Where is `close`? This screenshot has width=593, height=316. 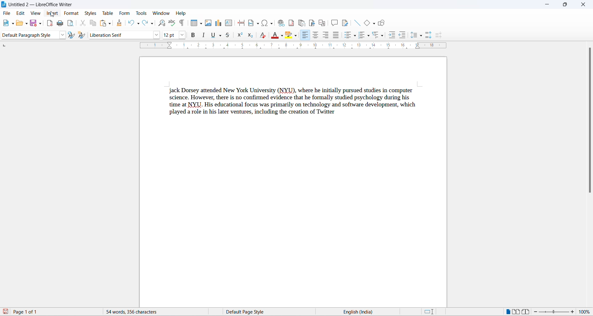 close is located at coordinates (583, 4).